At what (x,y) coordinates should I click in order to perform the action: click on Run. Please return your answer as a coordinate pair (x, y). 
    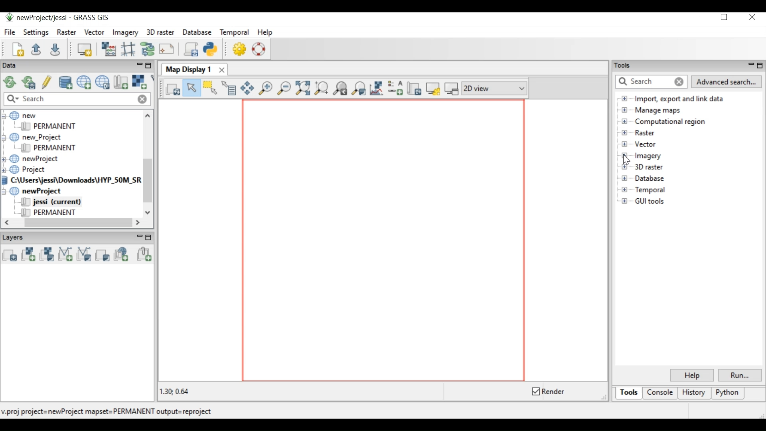
    Looking at the image, I should click on (739, 375).